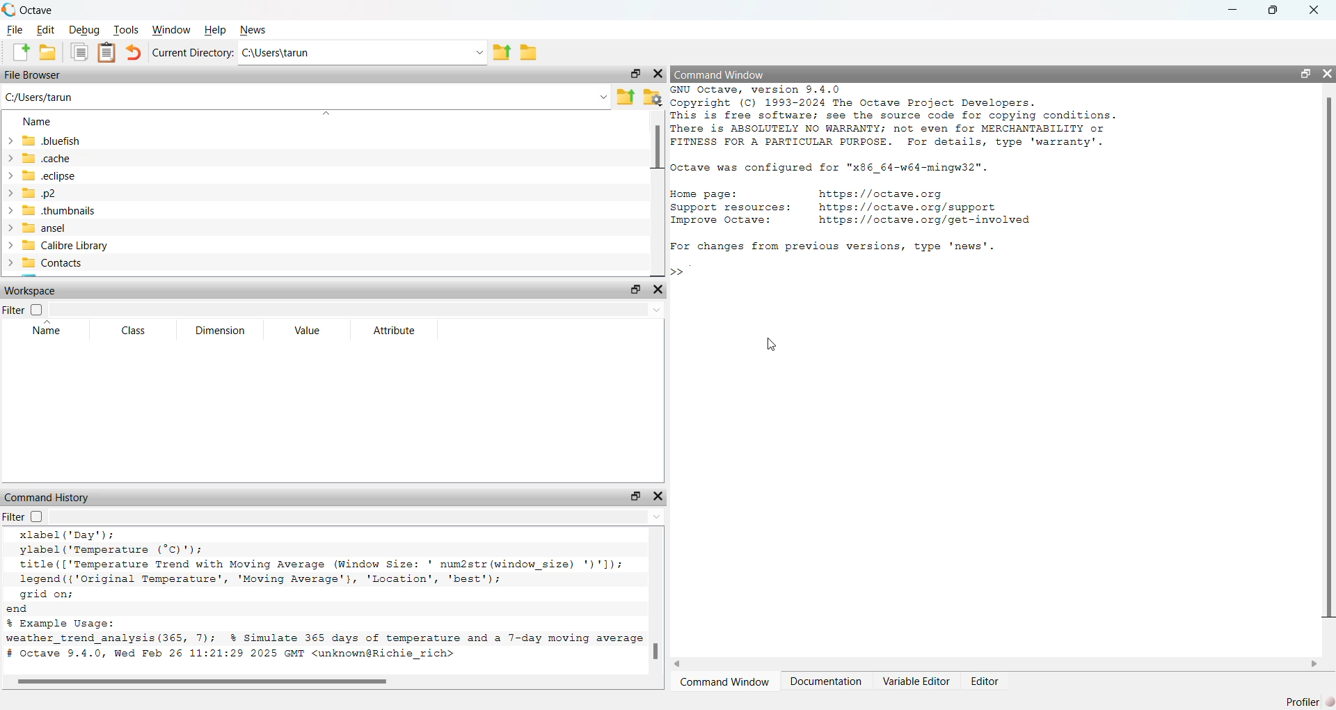 The height and width of the screenshot is (710, 1336). I want to click on Name, so click(39, 123).